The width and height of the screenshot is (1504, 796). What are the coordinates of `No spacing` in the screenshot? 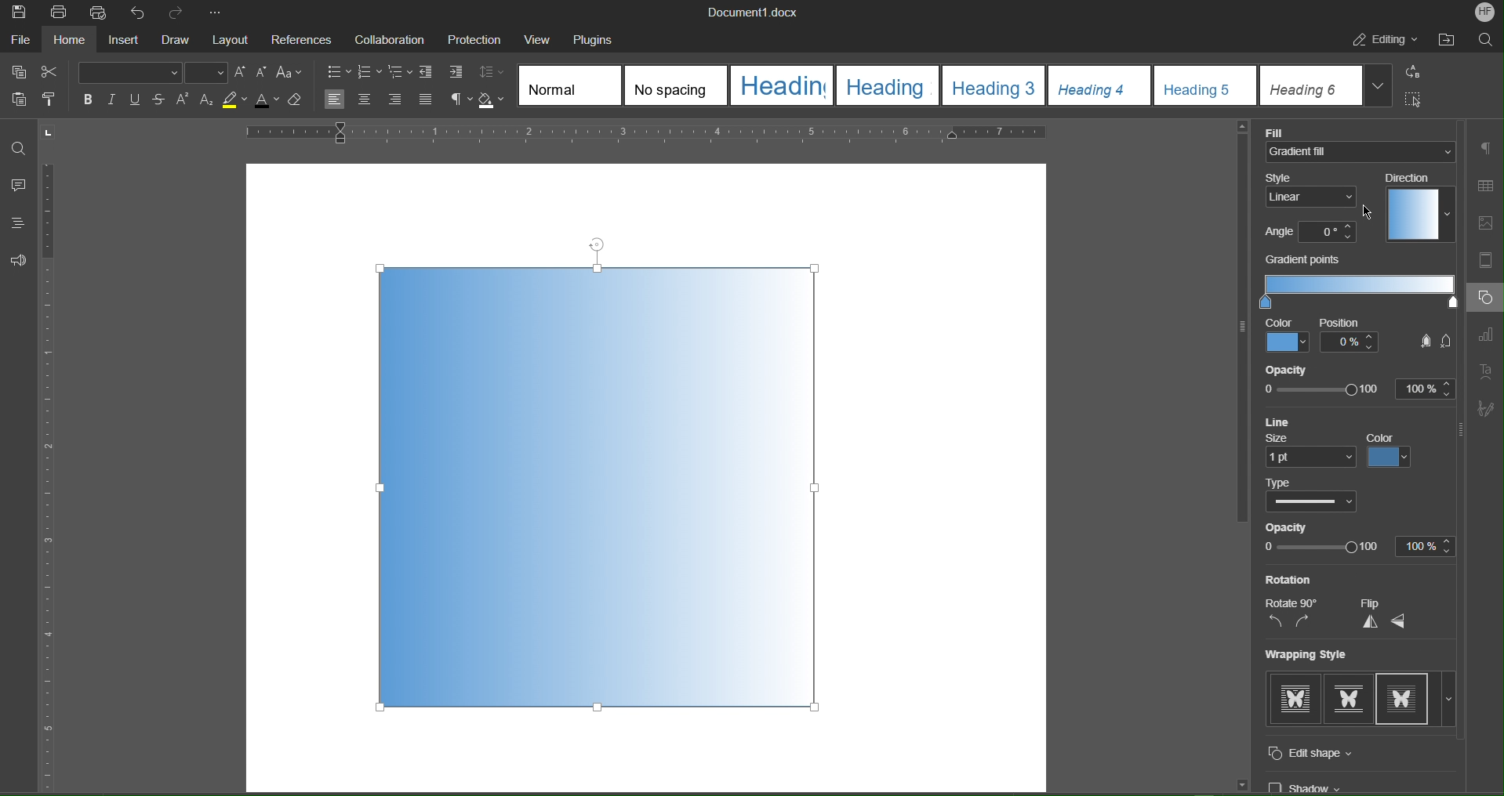 It's located at (674, 85).